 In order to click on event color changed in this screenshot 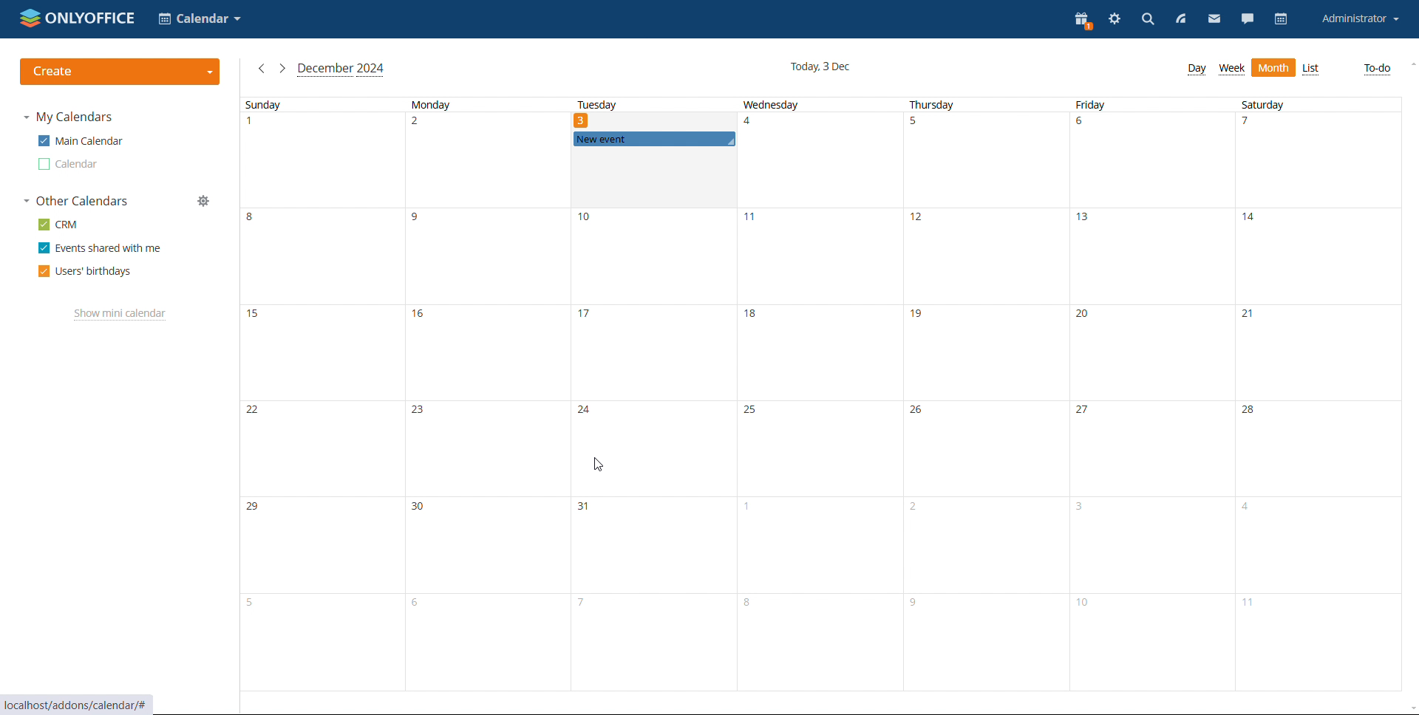, I will do `click(653, 140)`.